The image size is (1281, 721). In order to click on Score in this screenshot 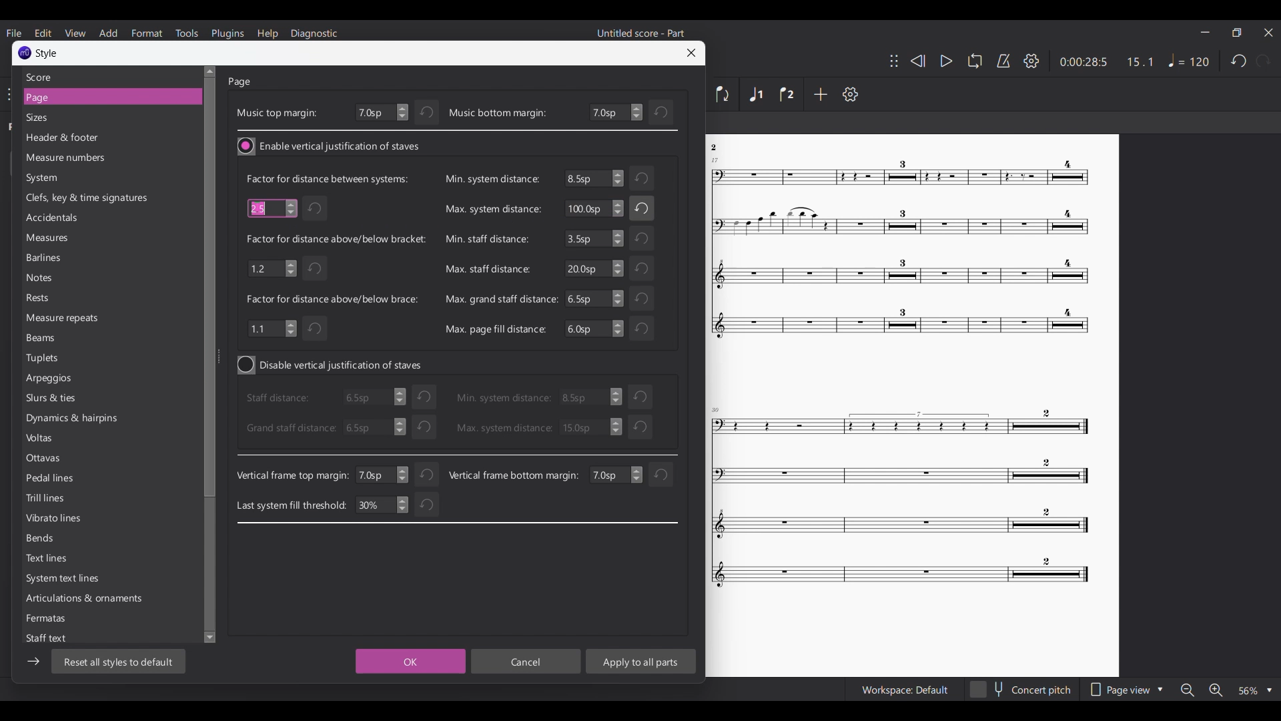, I will do `click(105, 77)`.